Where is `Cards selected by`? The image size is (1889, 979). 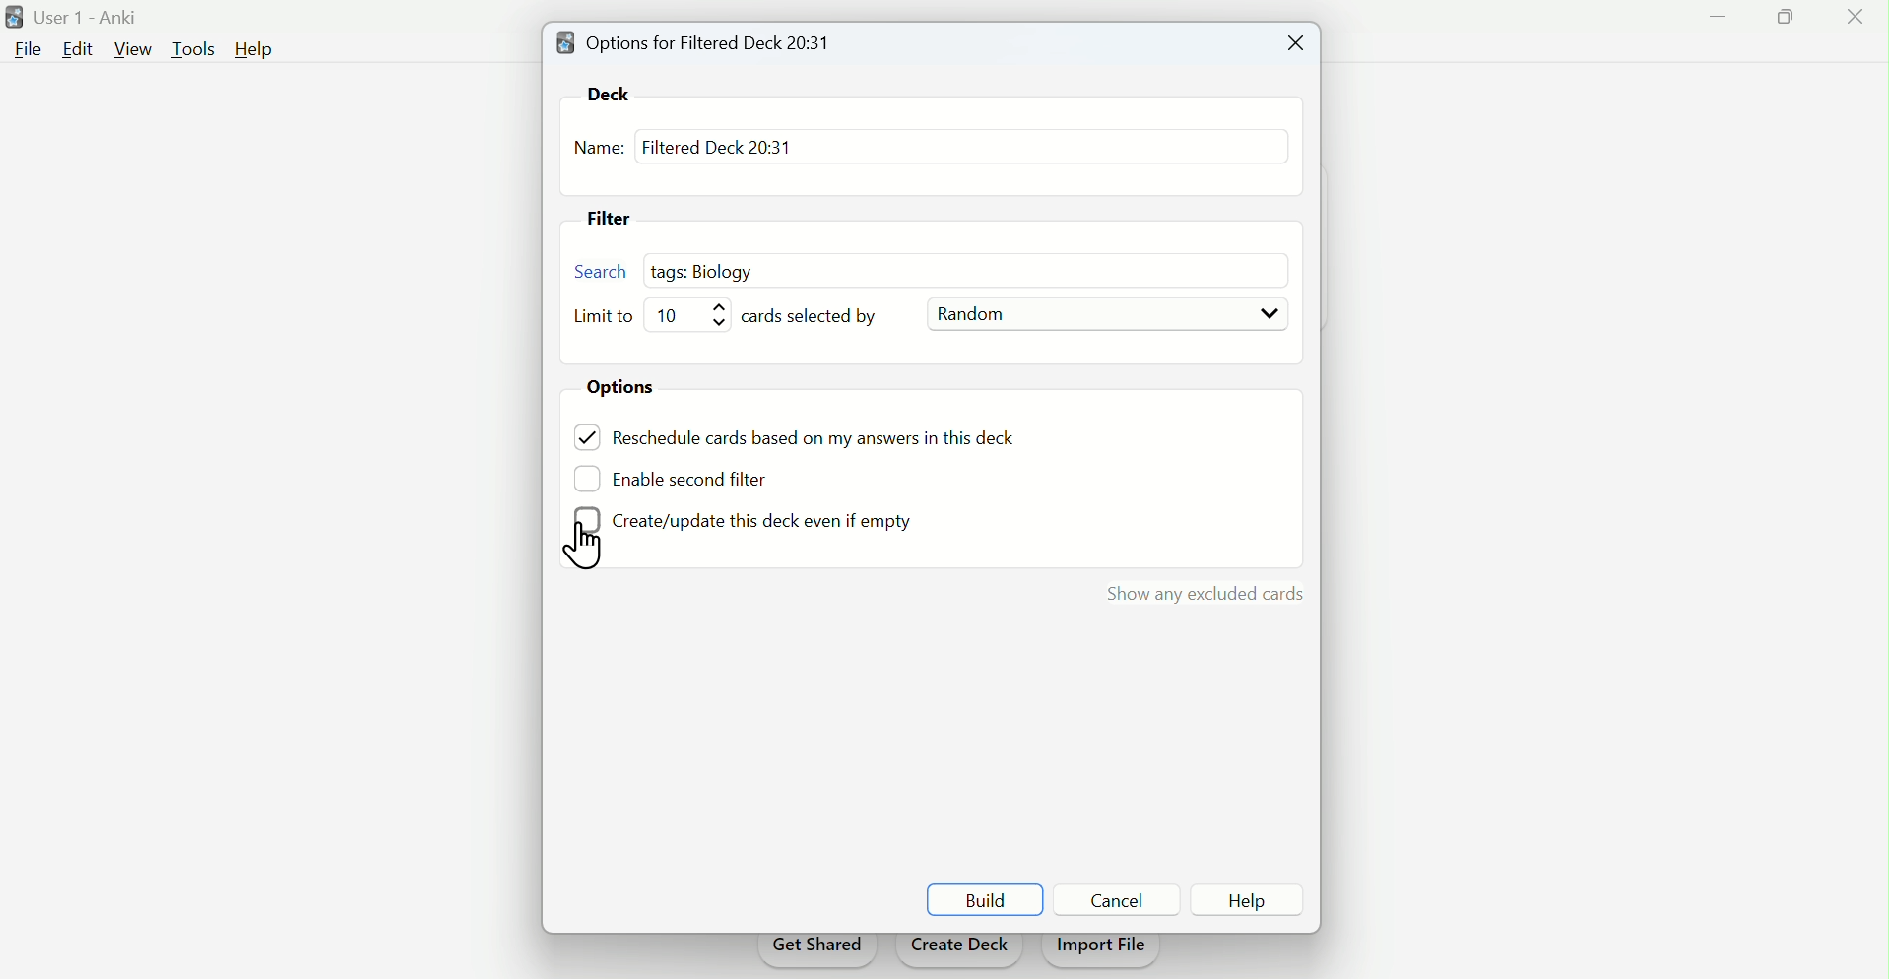 Cards selected by is located at coordinates (820, 316).